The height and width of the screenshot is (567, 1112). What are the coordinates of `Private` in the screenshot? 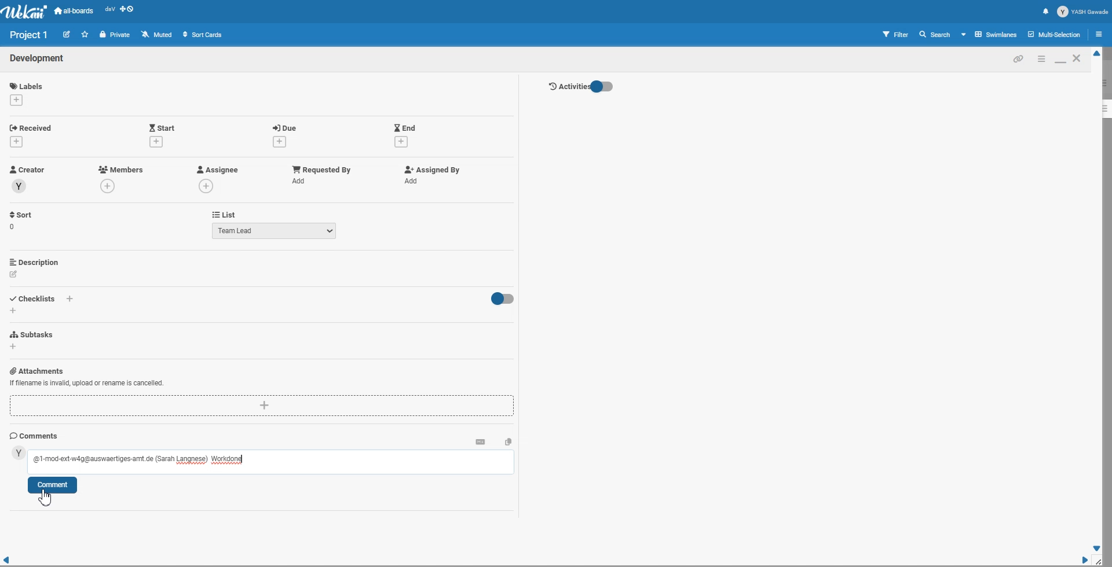 It's located at (115, 35).